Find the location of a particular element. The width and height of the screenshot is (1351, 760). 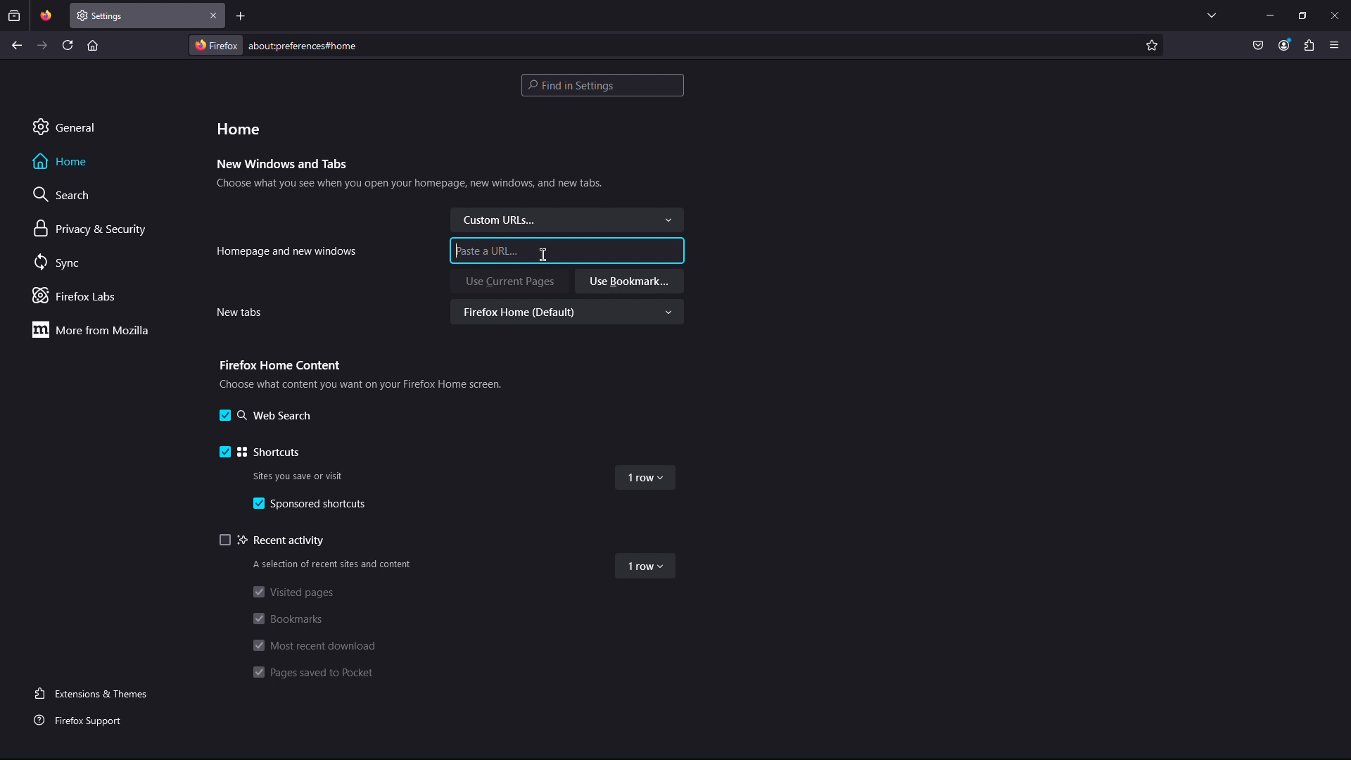

Cursor is located at coordinates (543, 254).